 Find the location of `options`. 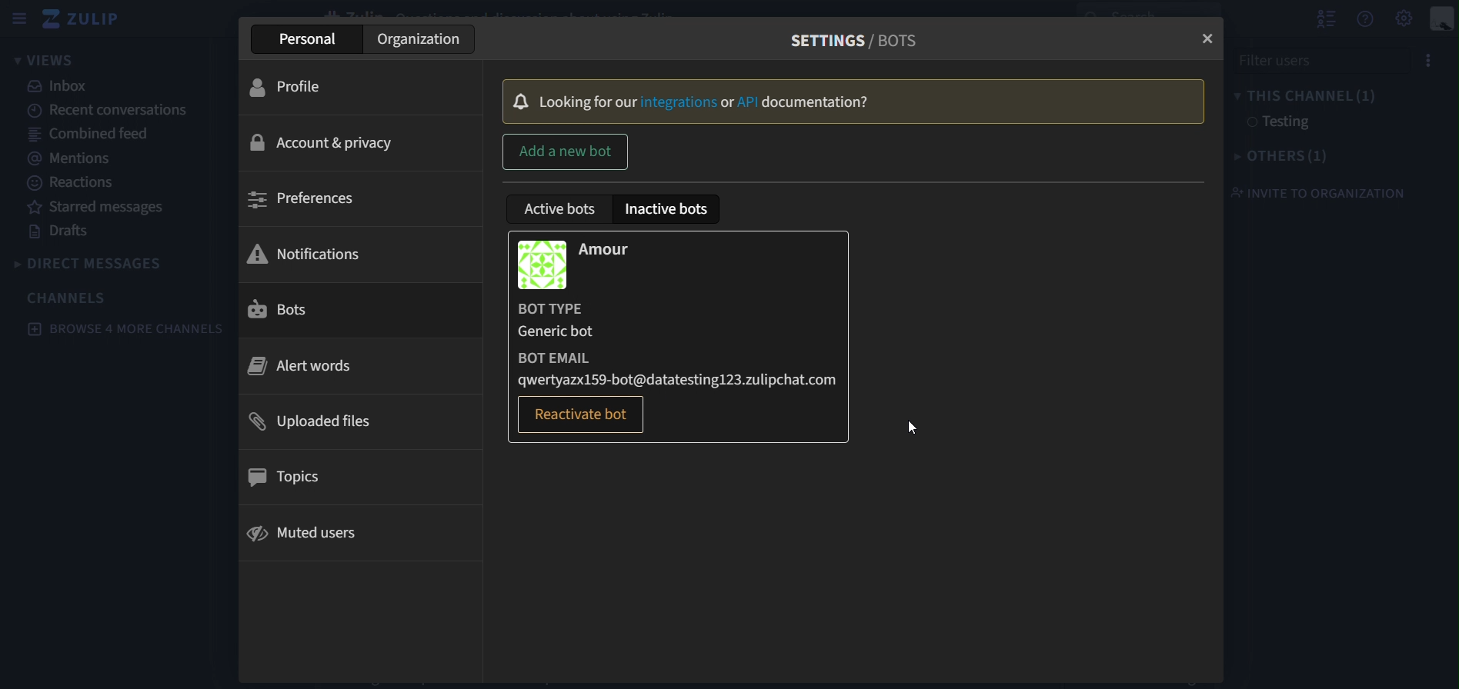

options is located at coordinates (1424, 62).